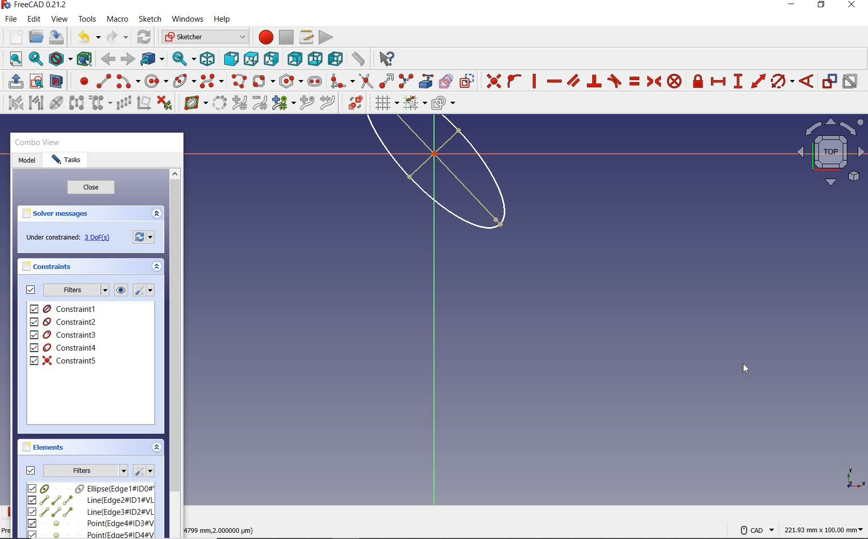  What do you see at coordinates (211, 81) in the screenshot?
I see `create B-Spline` at bounding box center [211, 81].